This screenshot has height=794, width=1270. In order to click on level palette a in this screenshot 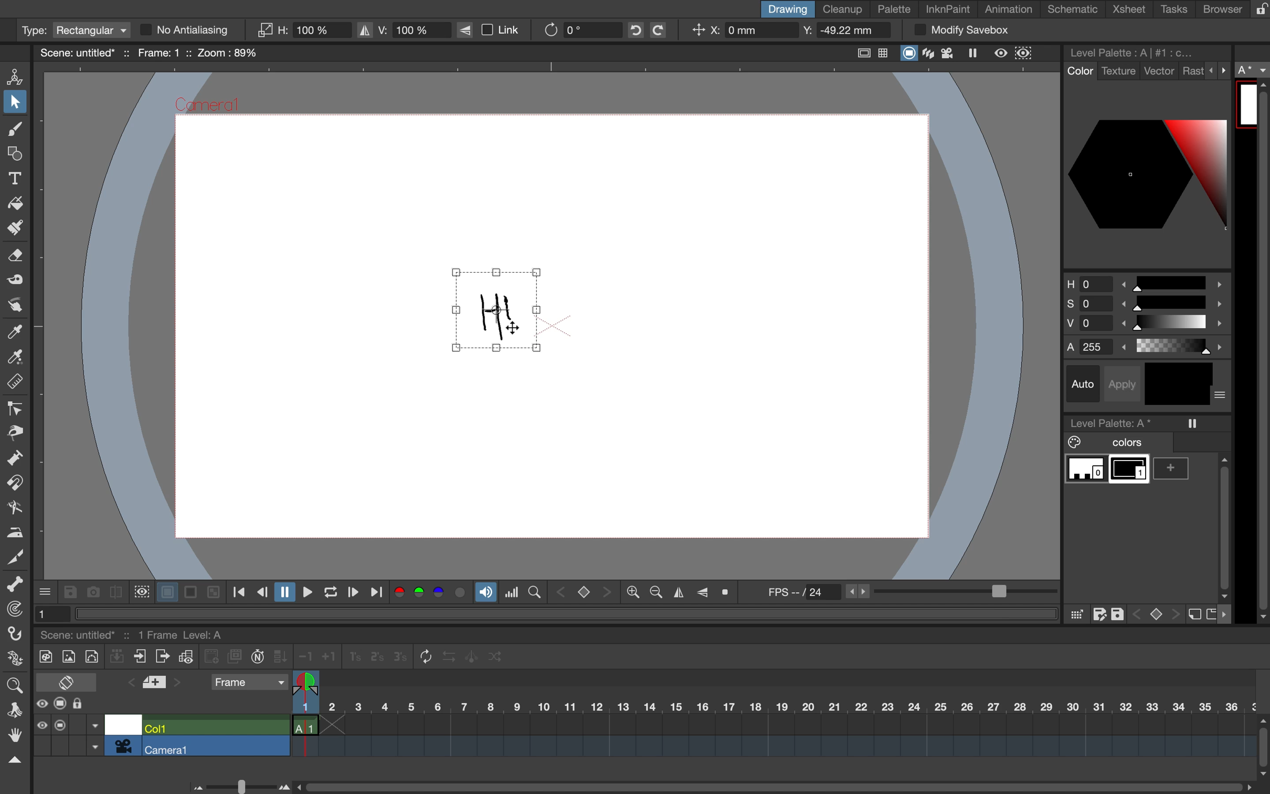, I will do `click(1115, 421)`.